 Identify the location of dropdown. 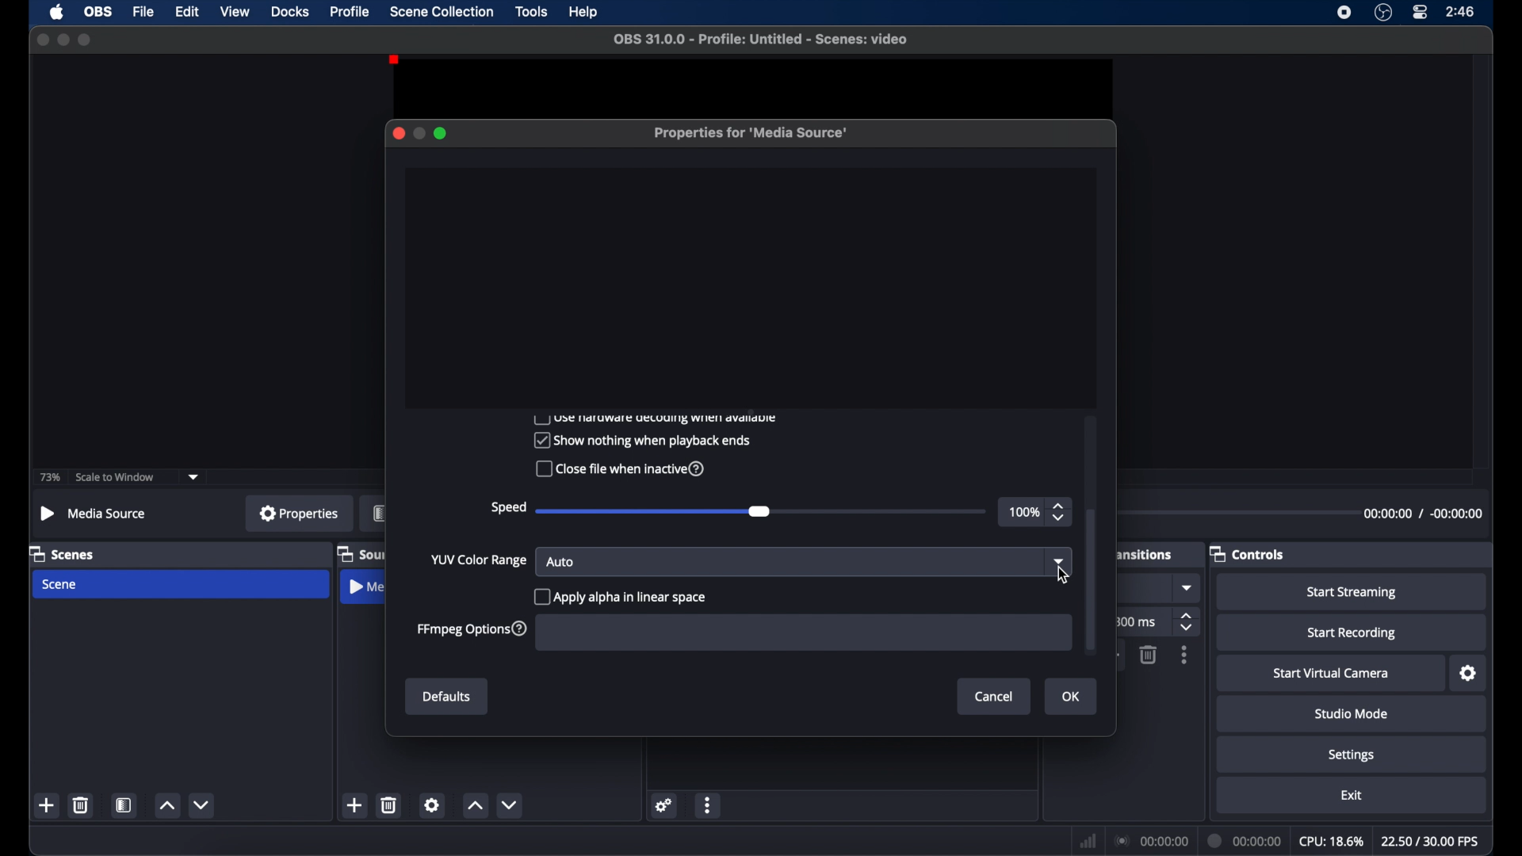
(1057, 560).